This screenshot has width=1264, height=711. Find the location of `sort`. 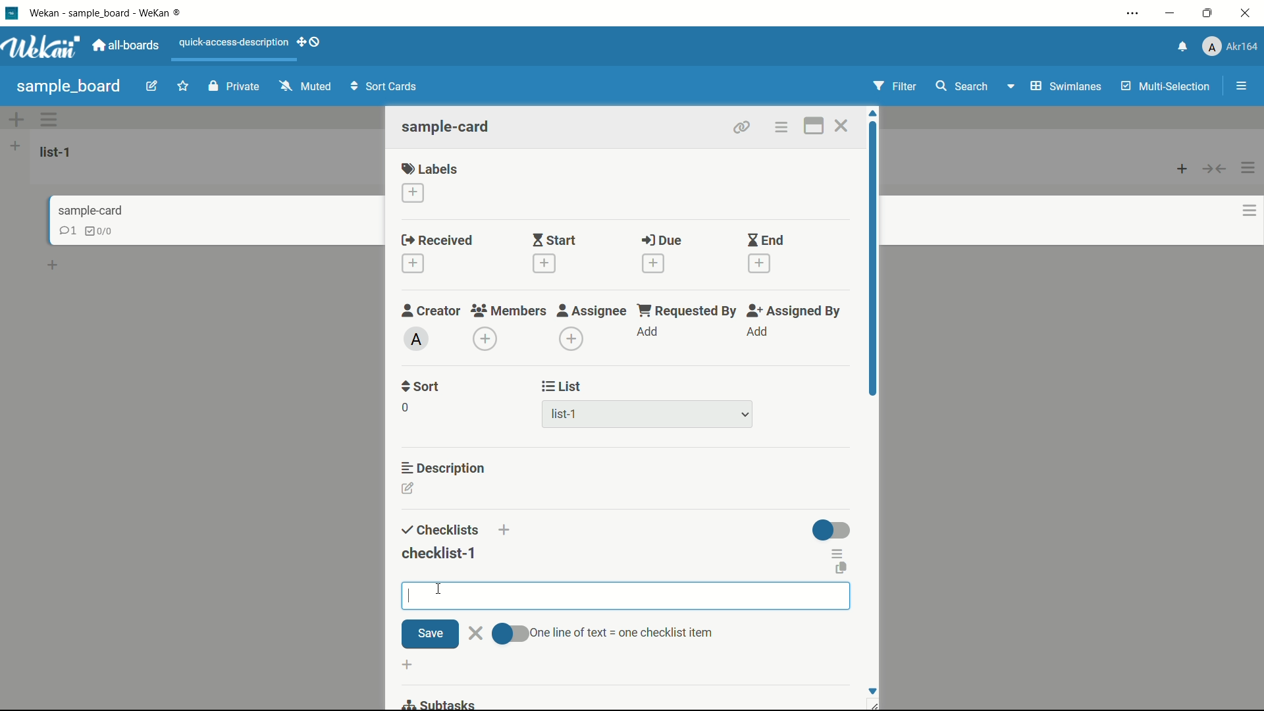

sort is located at coordinates (421, 388).